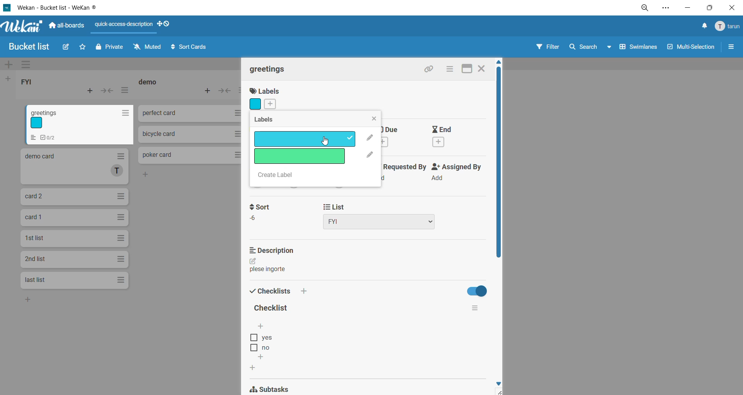 The width and height of the screenshot is (743, 395). Describe the element at coordinates (7, 65) in the screenshot. I see `add swimlane` at that location.